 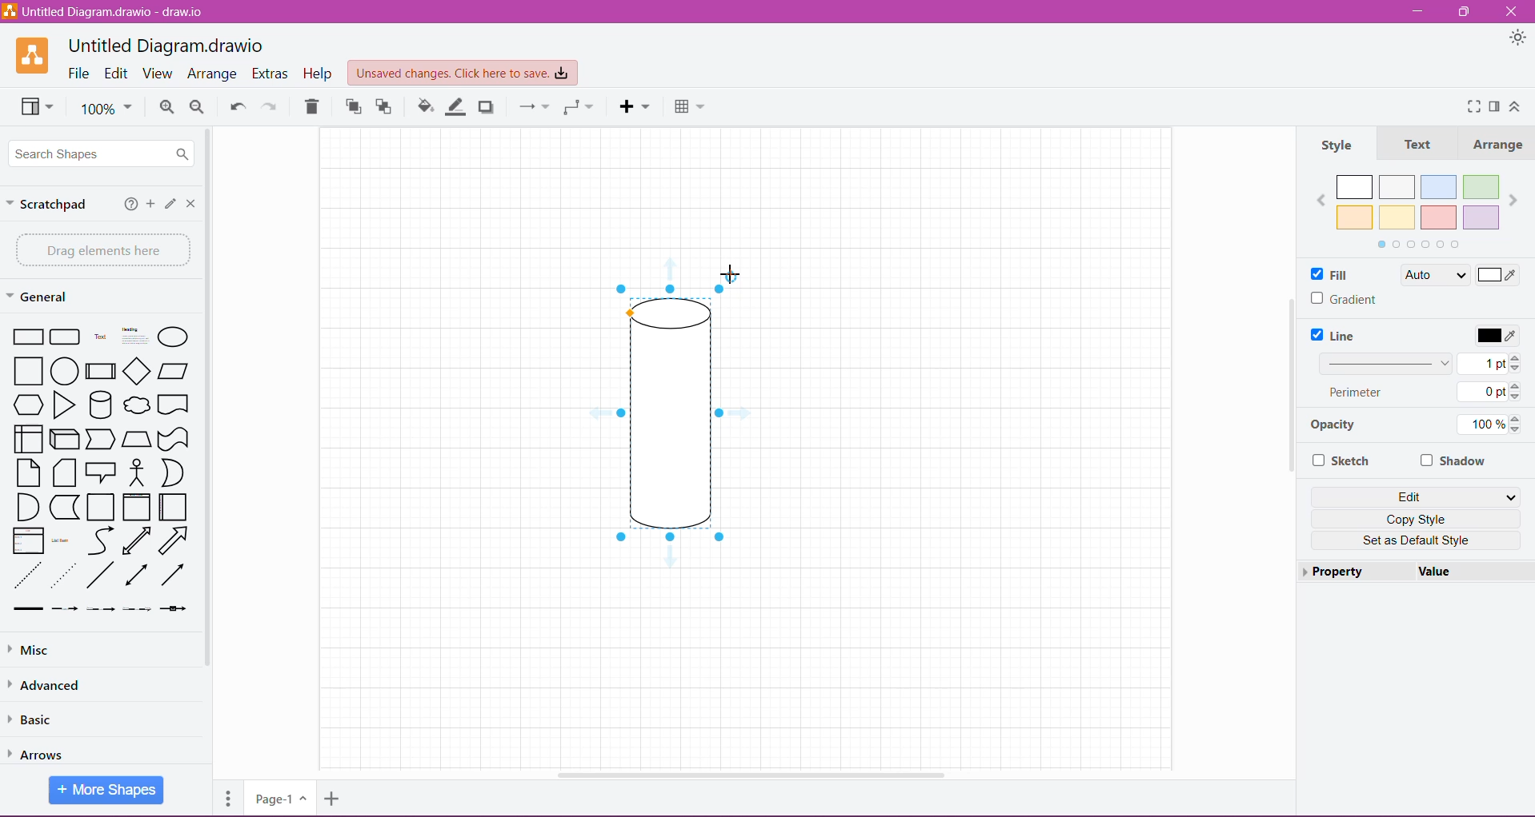 What do you see at coordinates (1291, 383) in the screenshot?
I see `Vertical Scroll Bar` at bounding box center [1291, 383].